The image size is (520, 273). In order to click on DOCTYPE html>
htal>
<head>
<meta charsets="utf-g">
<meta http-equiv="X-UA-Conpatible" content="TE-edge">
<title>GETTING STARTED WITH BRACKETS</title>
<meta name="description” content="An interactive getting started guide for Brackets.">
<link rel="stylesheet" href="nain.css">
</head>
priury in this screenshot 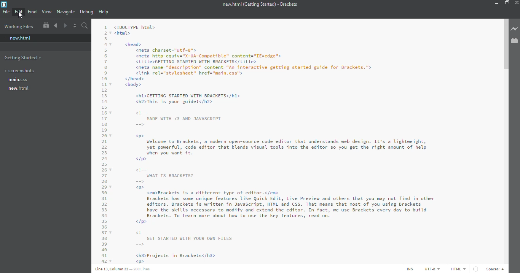, I will do `click(256, 56)`.